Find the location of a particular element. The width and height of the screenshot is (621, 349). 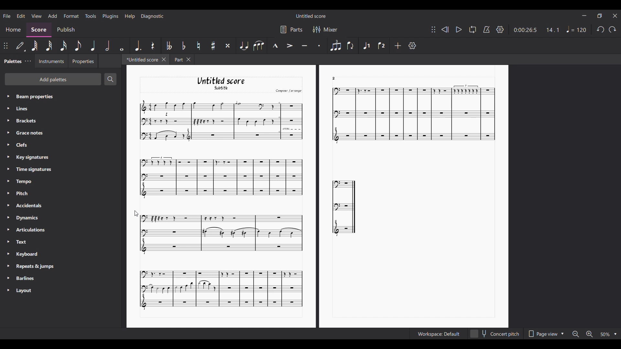

Whole note is located at coordinates (122, 46).